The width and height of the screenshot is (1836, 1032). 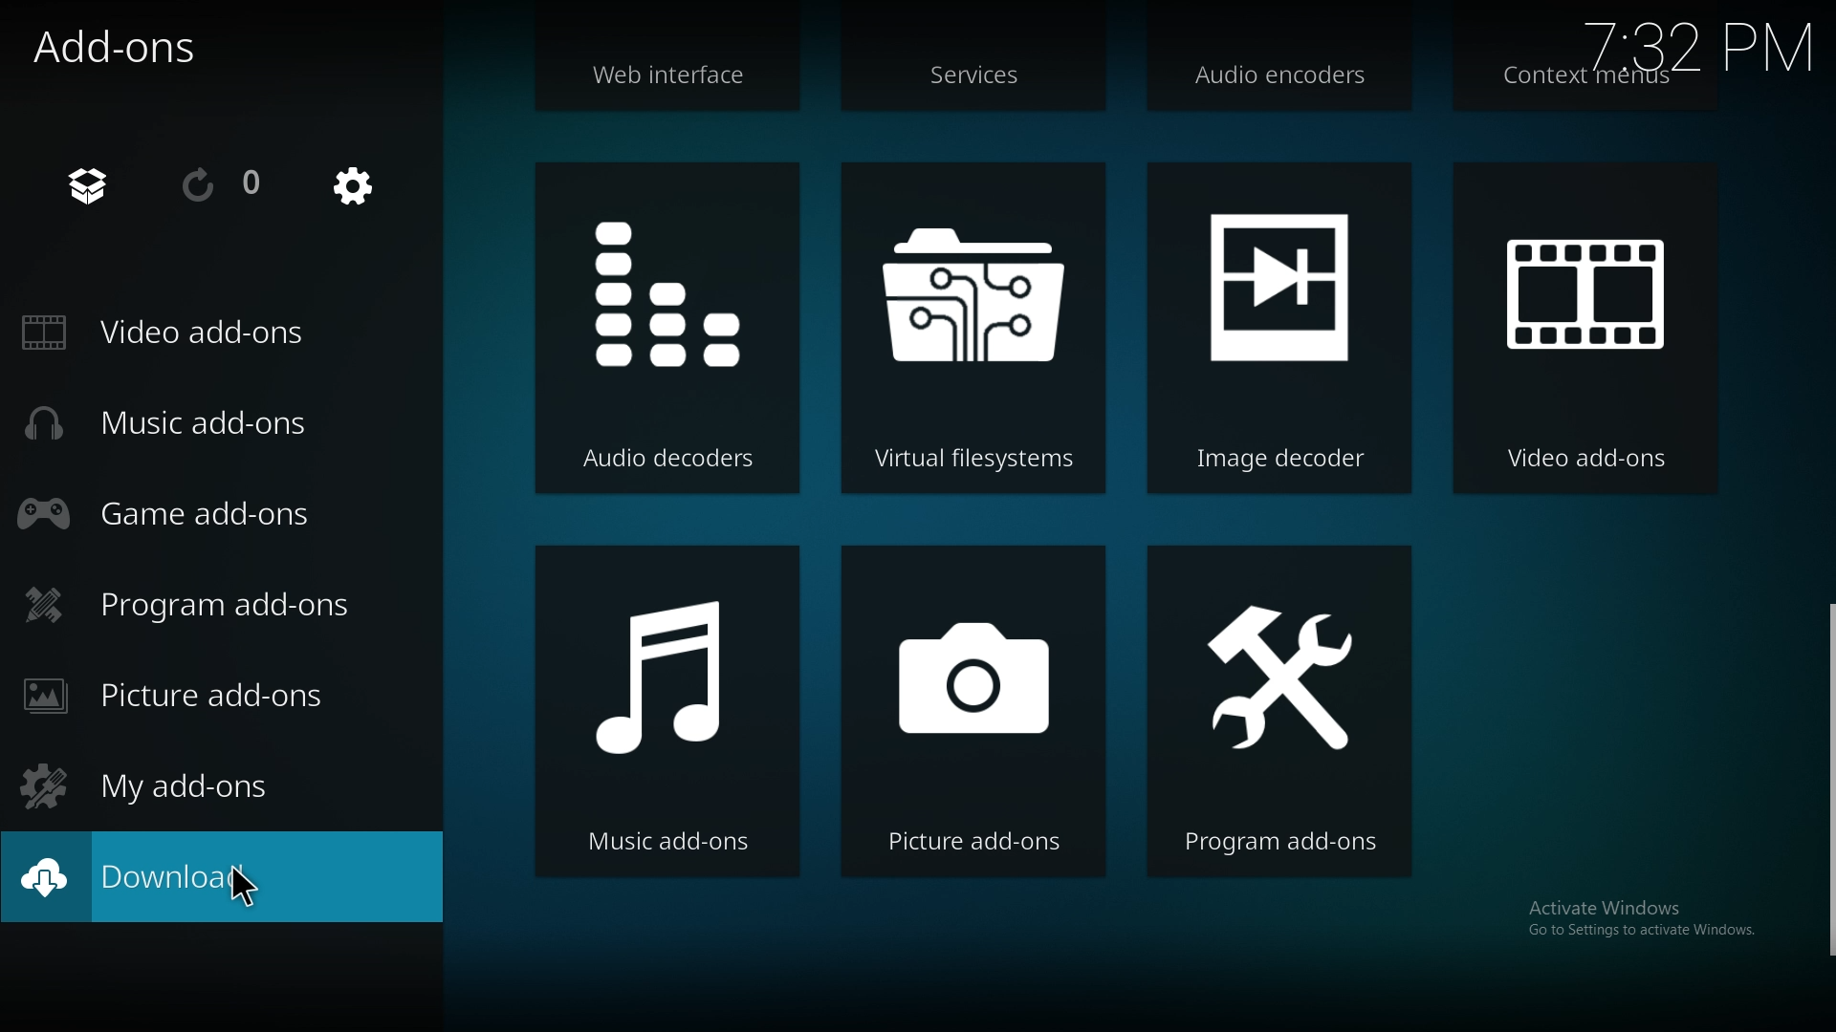 What do you see at coordinates (354, 188) in the screenshot?
I see `settings` at bounding box center [354, 188].